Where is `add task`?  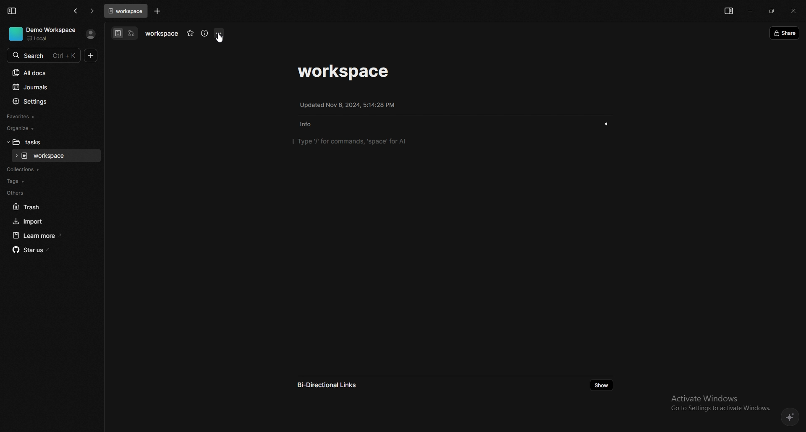 add task is located at coordinates (157, 11).